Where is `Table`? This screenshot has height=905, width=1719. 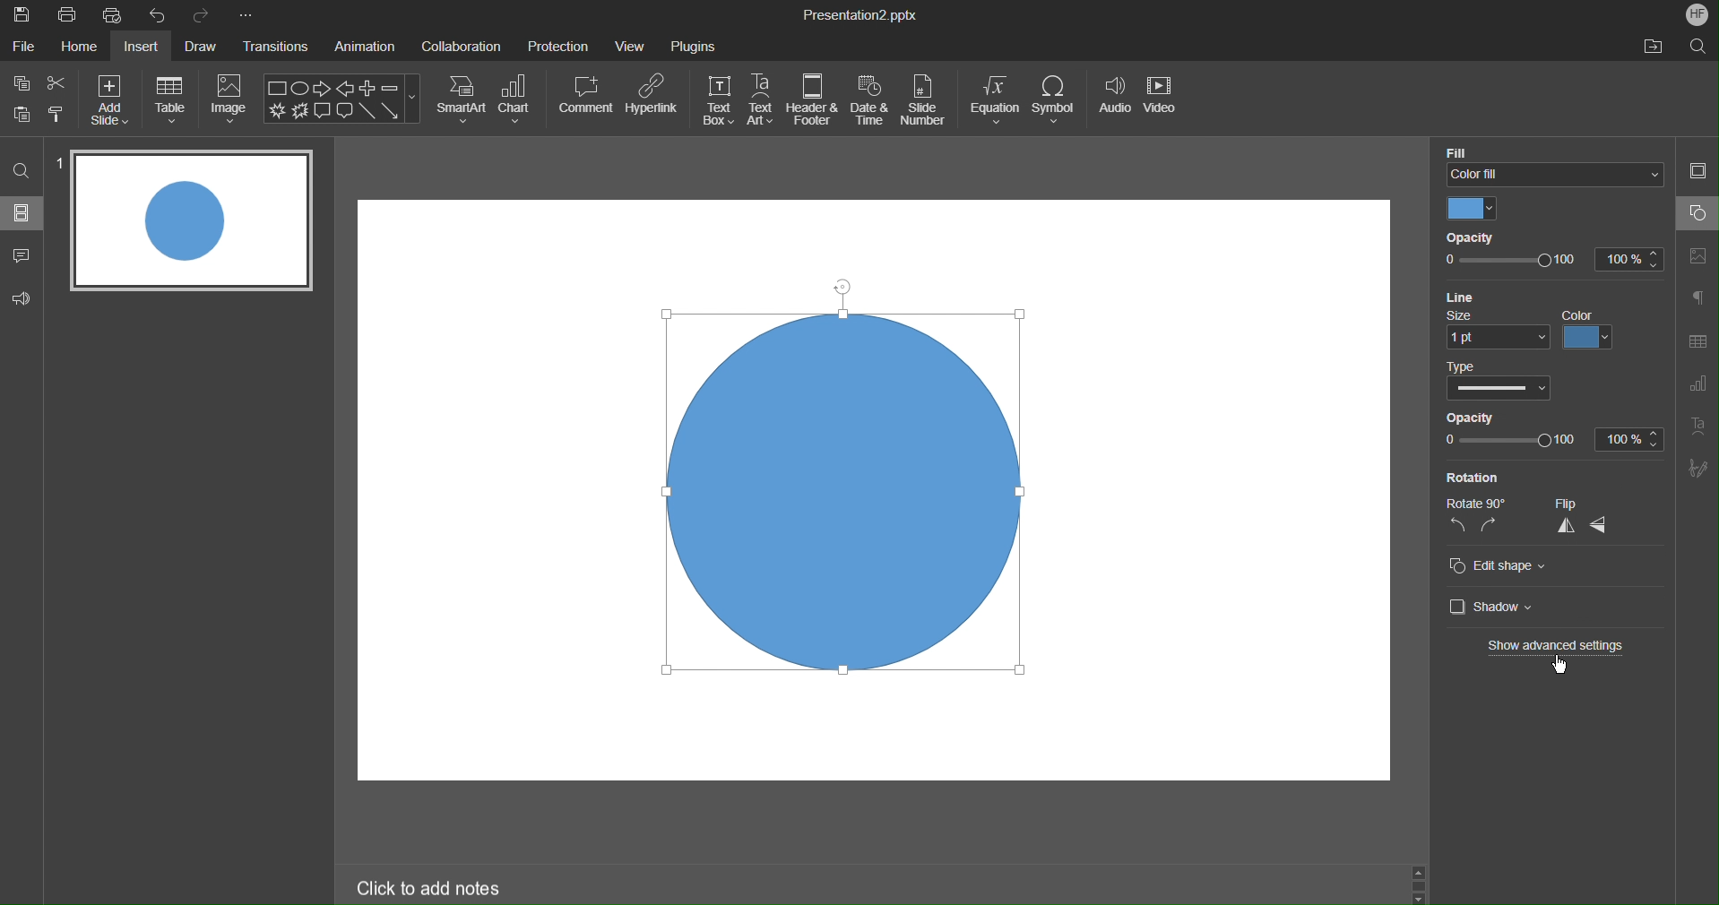
Table is located at coordinates (170, 99).